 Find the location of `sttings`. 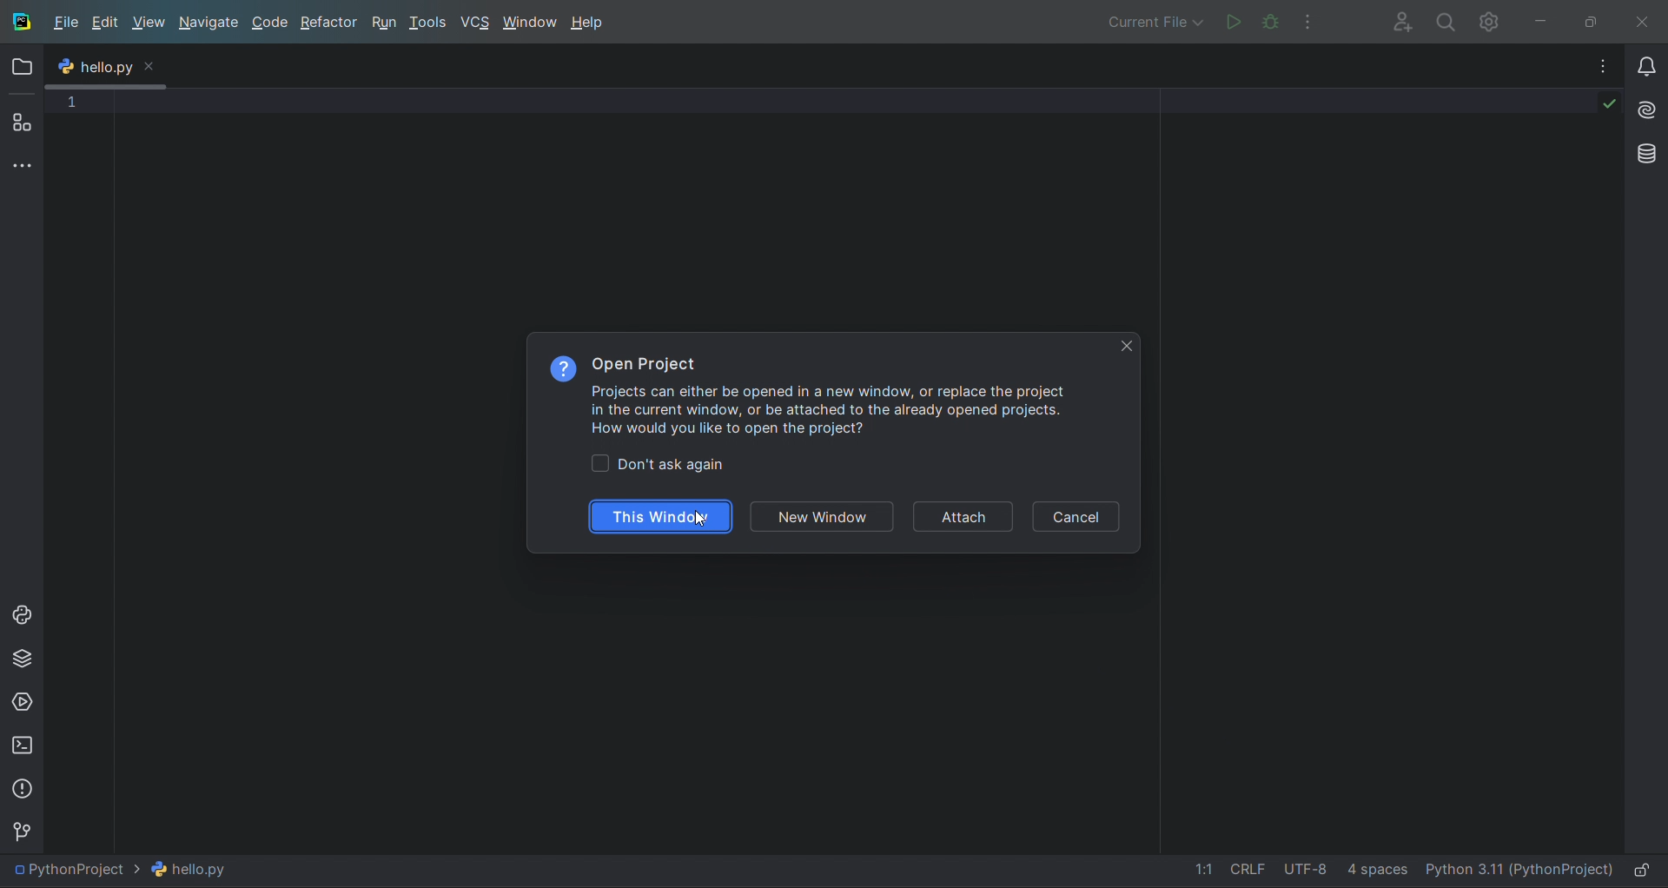

sttings is located at coordinates (1494, 21).